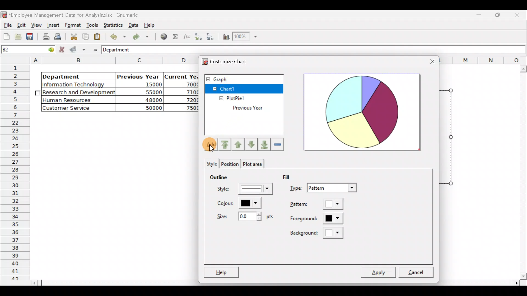 The width and height of the screenshot is (527, 296). I want to click on Foreground, so click(313, 219).